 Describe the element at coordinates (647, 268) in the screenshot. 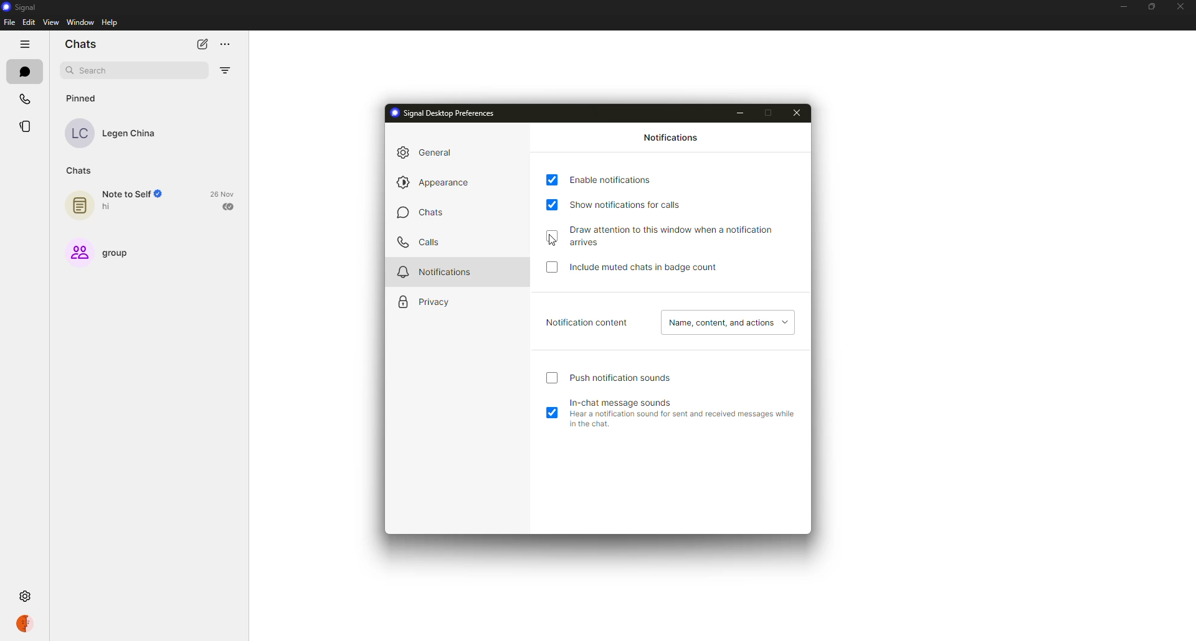

I see `include muted chats in badge count` at that location.